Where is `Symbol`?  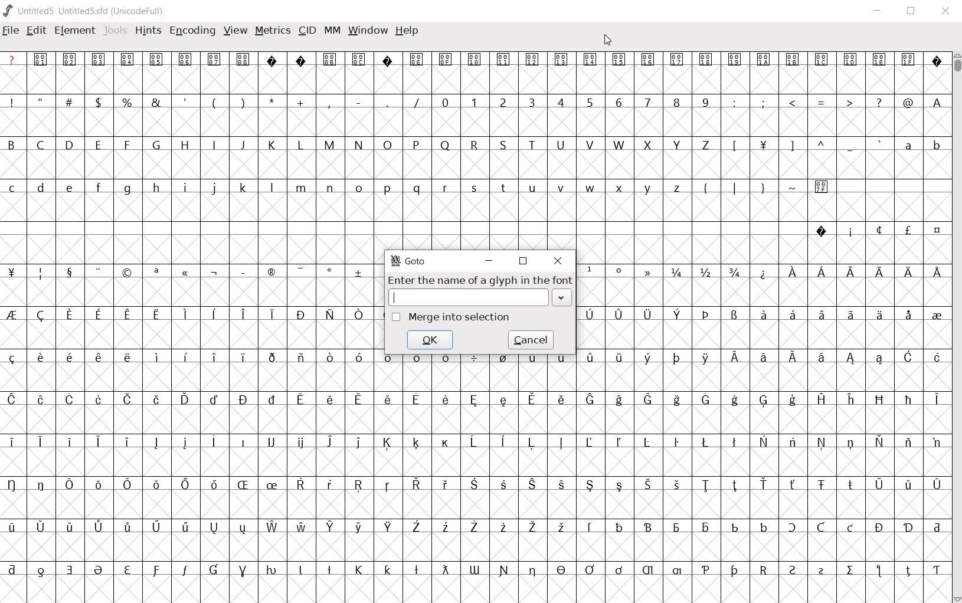 Symbol is located at coordinates (243, 399).